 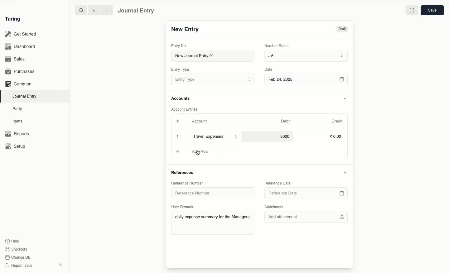 I want to click on Add, so click(x=177, y=151).